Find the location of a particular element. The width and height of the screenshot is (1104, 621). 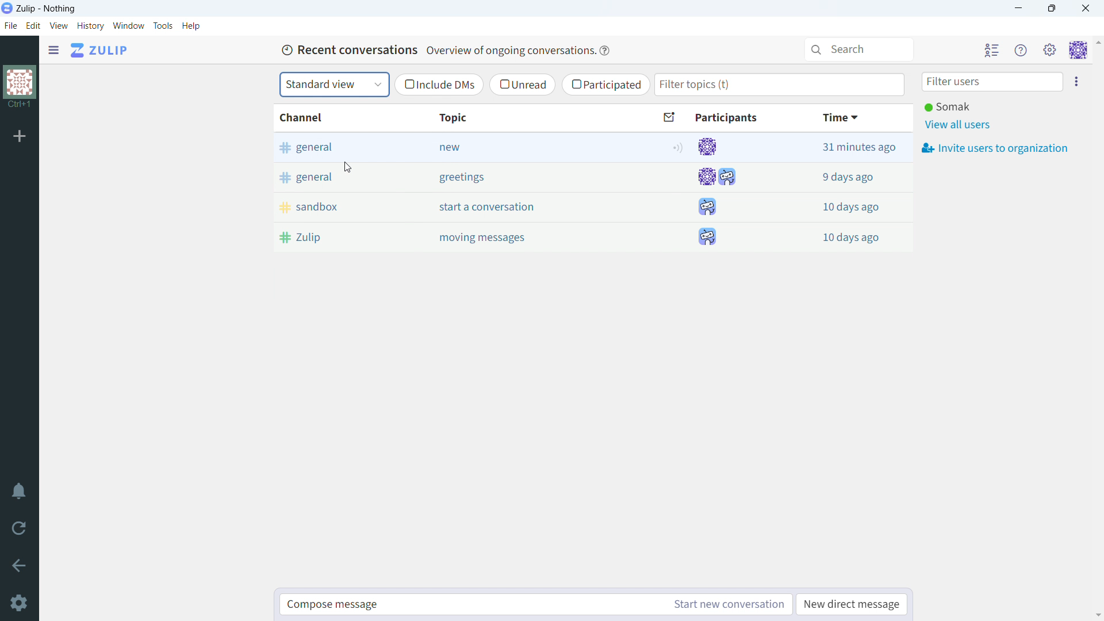

invite users is located at coordinates (995, 147).